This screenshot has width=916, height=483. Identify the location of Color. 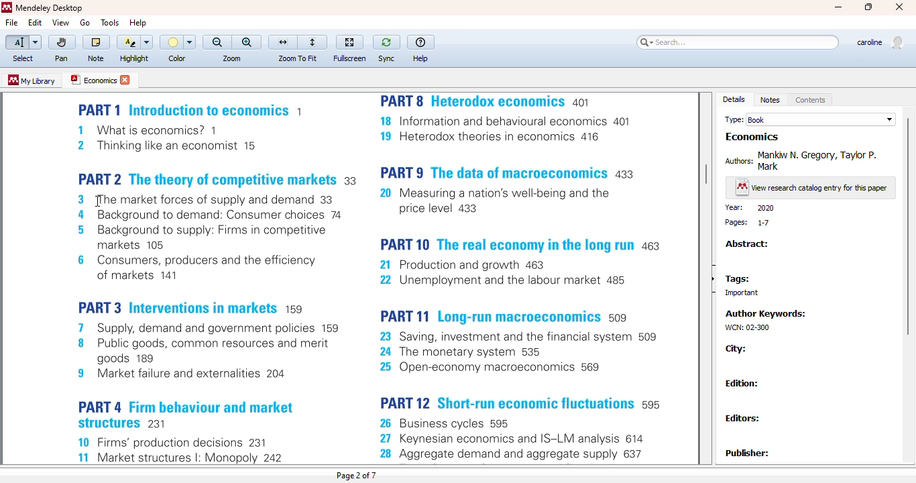
(179, 59).